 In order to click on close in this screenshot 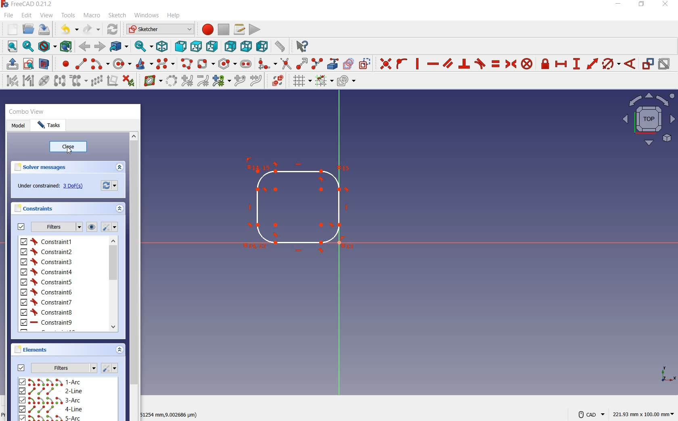, I will do `click(665, 6)`.